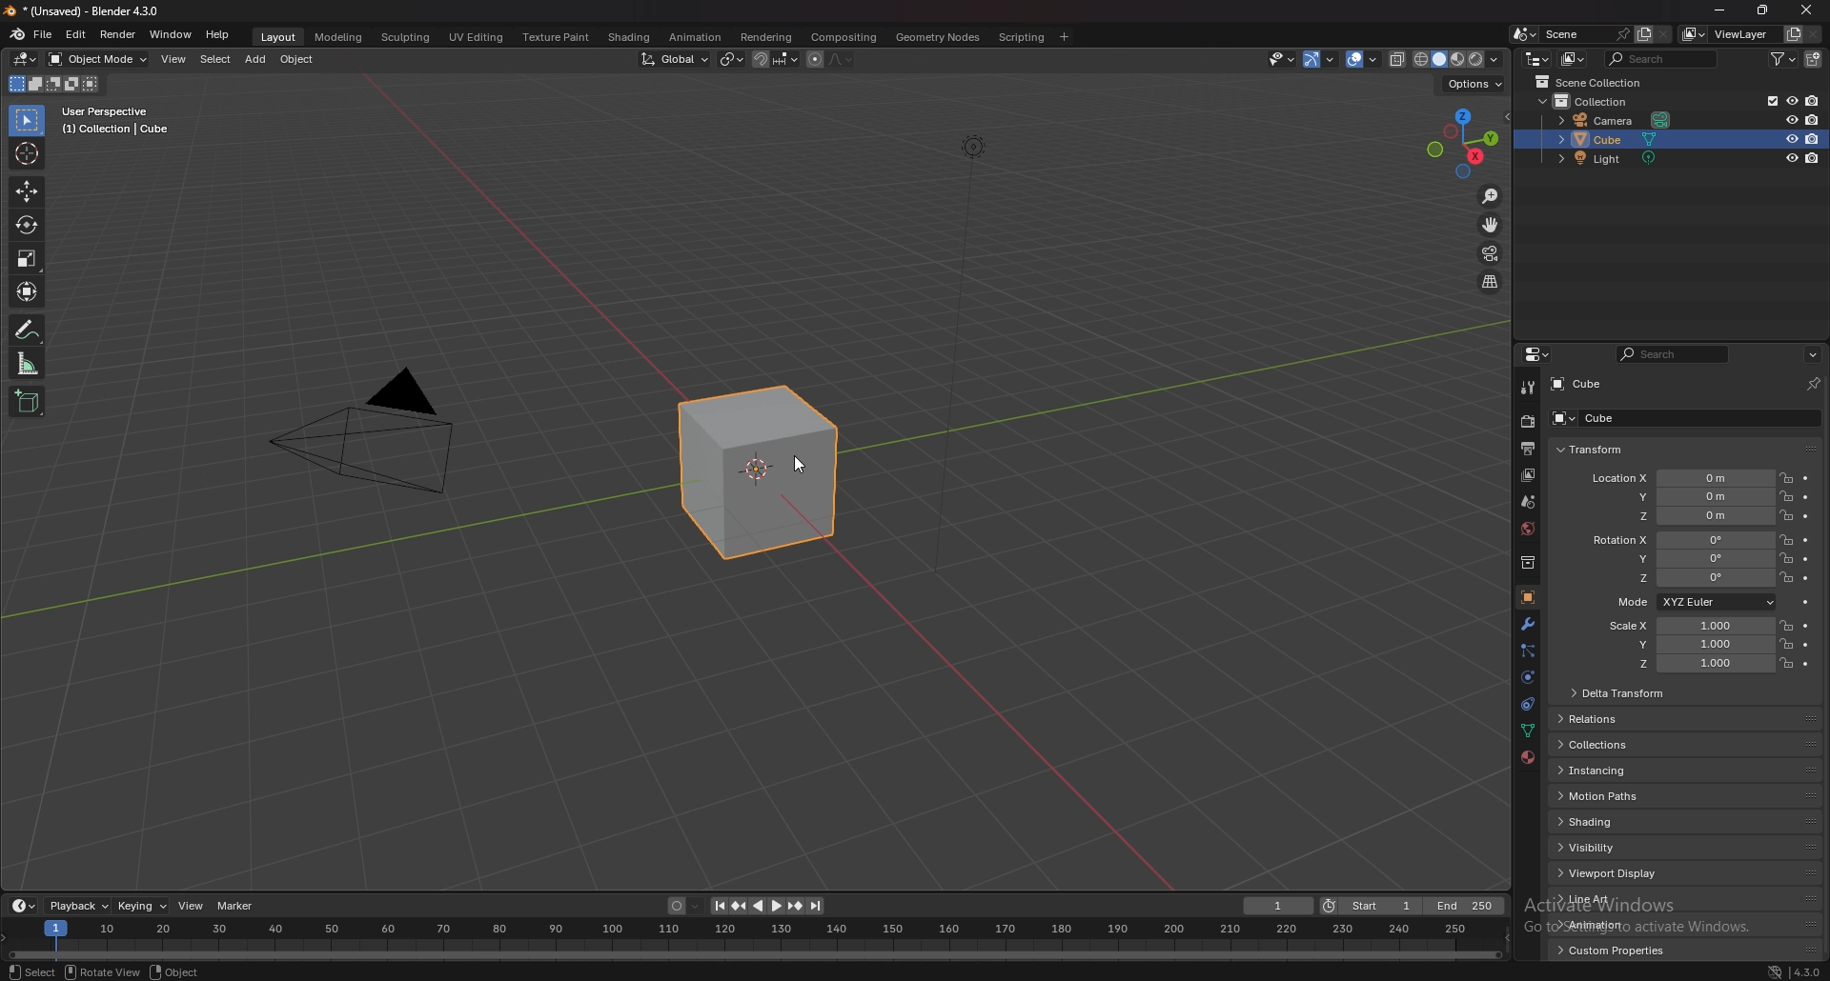 The image size is (1830, 981). I want to click on seek, so click(755, 940).